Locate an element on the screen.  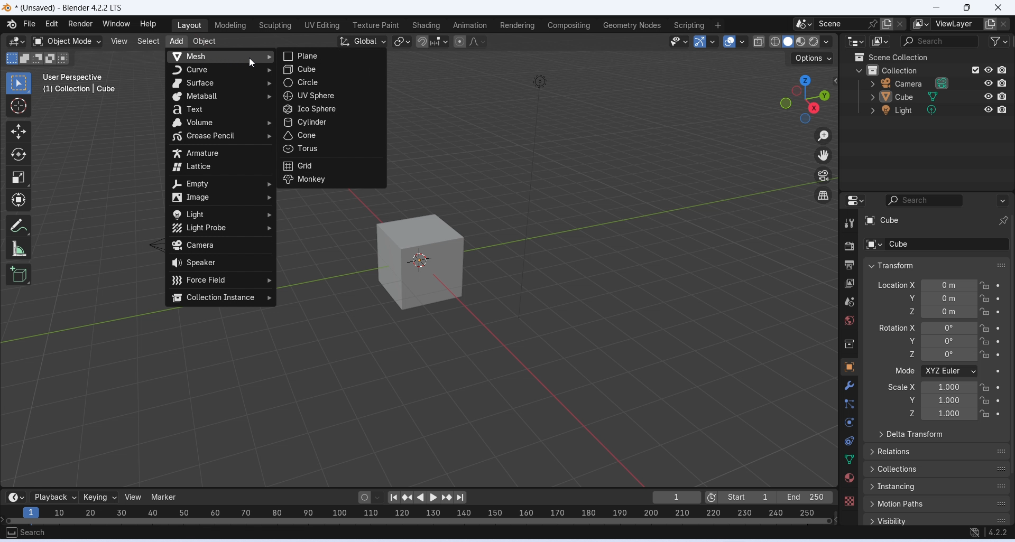
location is located at coordinates (949, 298).